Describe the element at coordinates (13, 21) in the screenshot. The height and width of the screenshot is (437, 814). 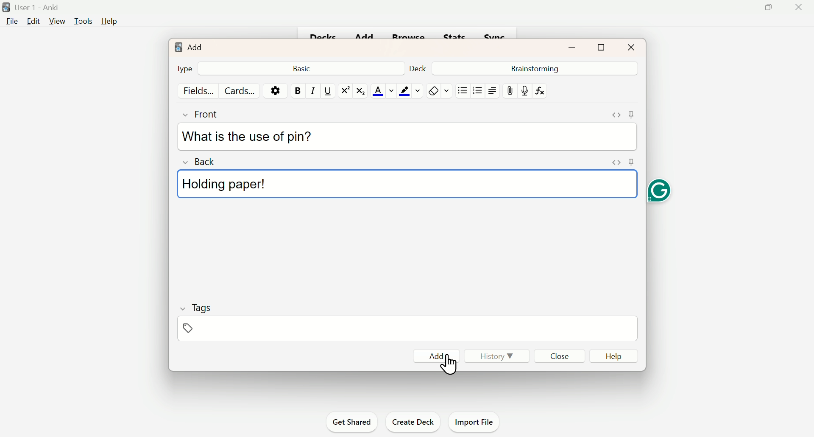
I see `` at that location.